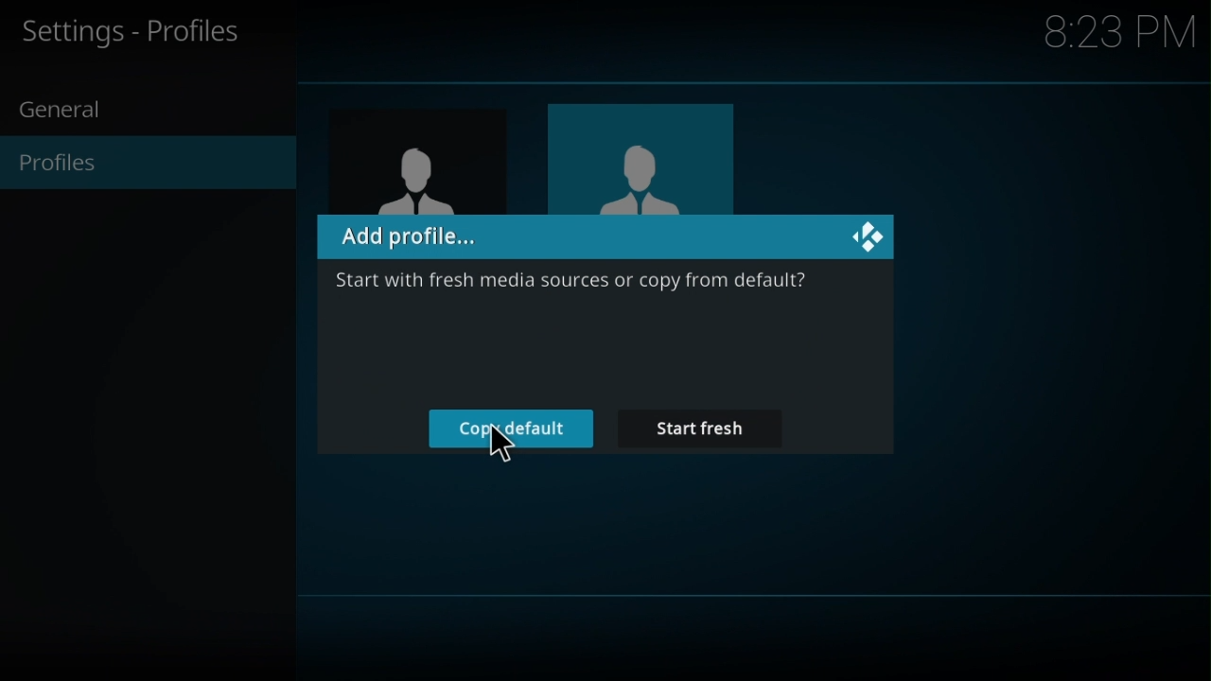 The height and width of the screenshot is (681, 1211). What do you see at coordinates (142, 33) in the screenshot?
I see `Settings - Profiles` at bounding box center [142, 33].